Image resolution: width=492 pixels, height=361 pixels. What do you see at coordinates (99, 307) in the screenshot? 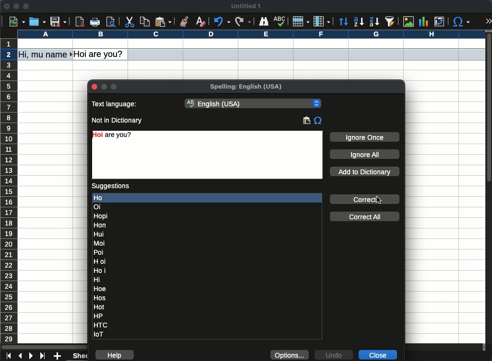
I see `Hot` at bounding box center [99, 307].